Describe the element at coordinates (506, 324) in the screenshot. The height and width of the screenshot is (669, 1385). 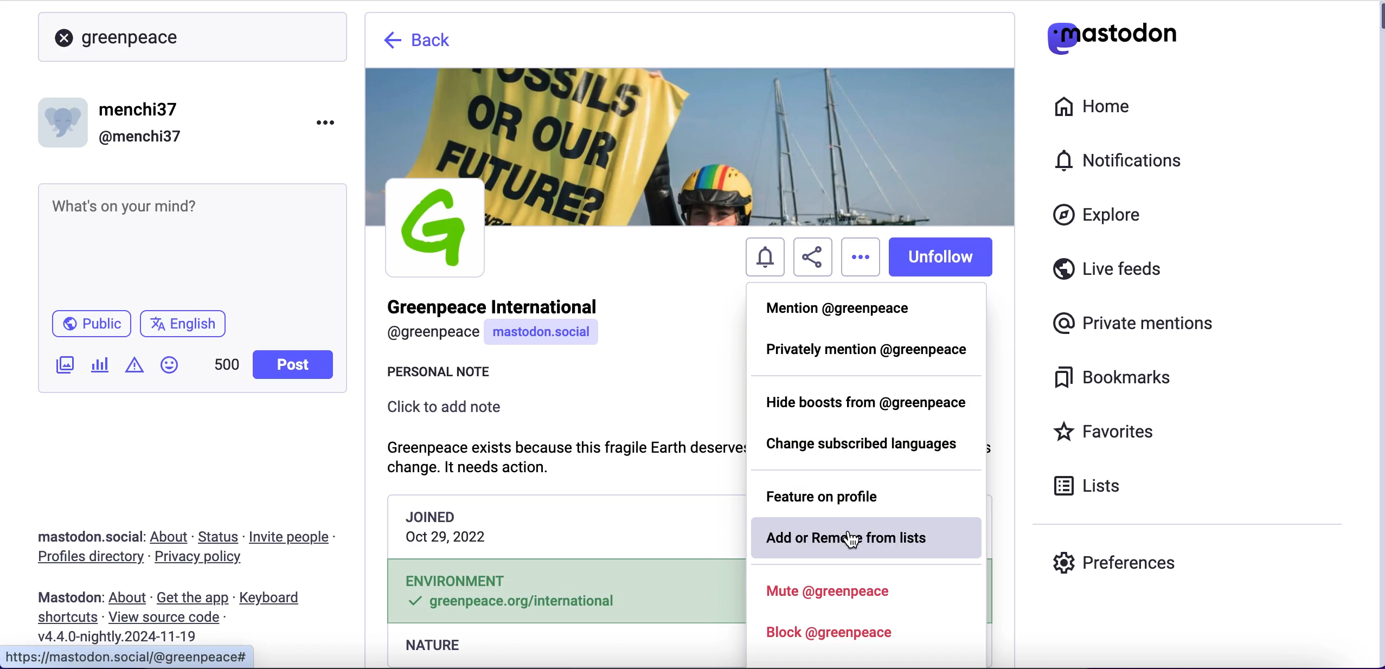
I see `user ` at that location.